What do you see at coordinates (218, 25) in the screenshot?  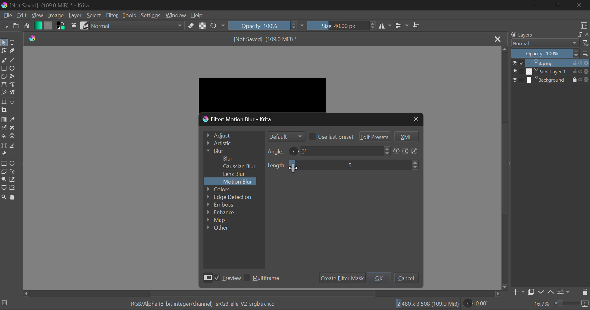 I see `Rotate` at bounding box center [218, 25].